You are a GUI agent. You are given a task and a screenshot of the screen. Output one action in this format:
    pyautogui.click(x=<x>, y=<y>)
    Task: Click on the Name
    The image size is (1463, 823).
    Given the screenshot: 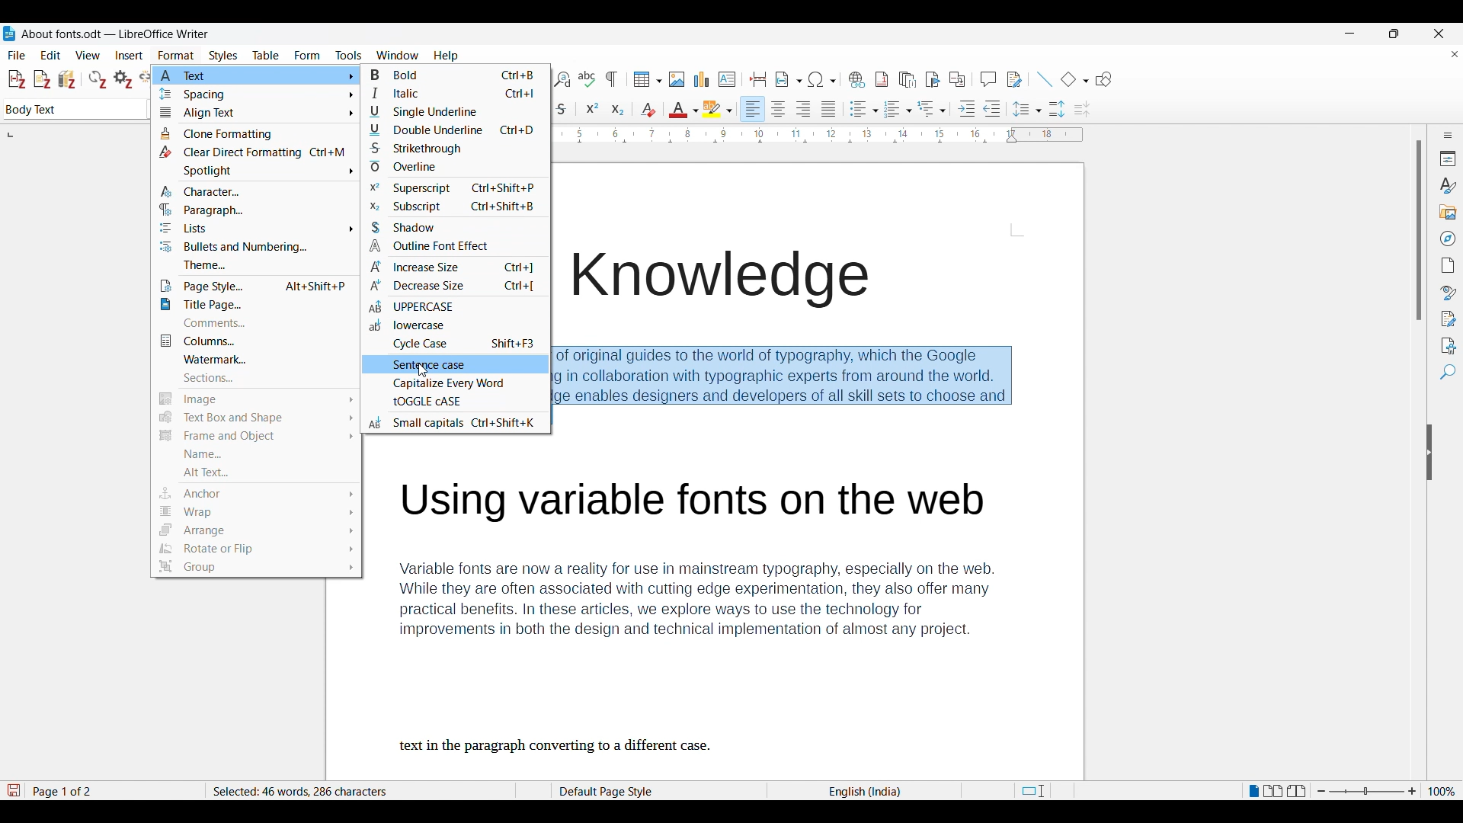 What is the action you would take?
    pyautogui.click(x=255, y=456)
    